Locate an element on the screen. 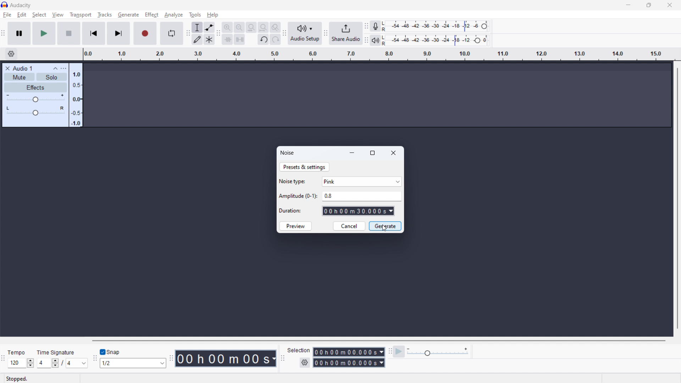  view is located at coordinates (58, 15).